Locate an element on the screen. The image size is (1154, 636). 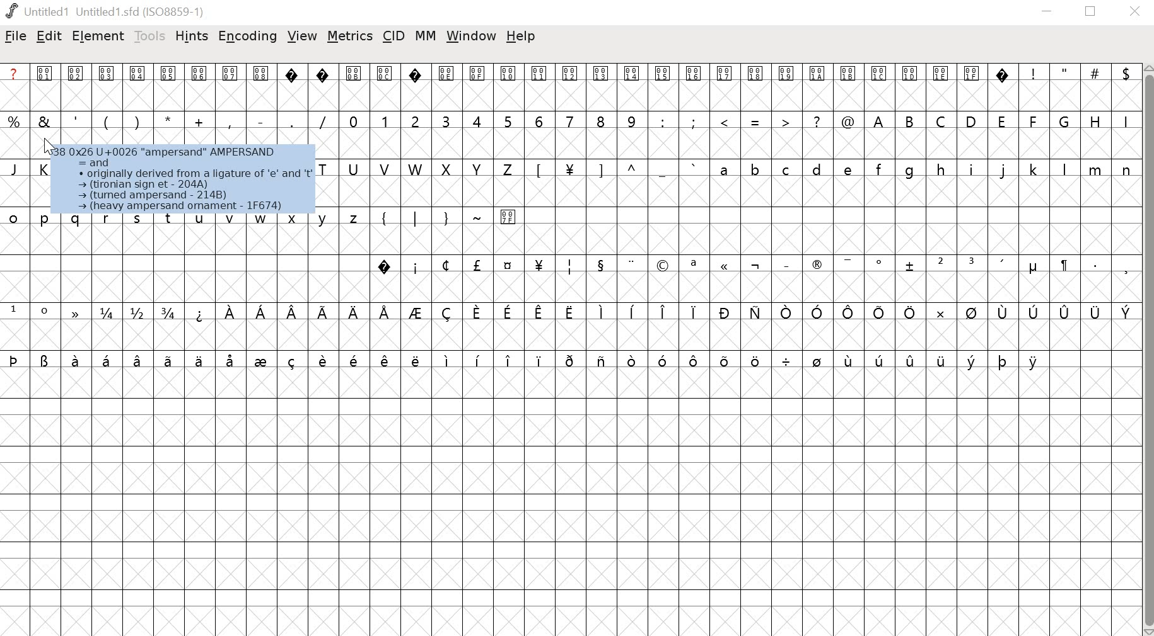
7 is located at coordinates (572, 120).